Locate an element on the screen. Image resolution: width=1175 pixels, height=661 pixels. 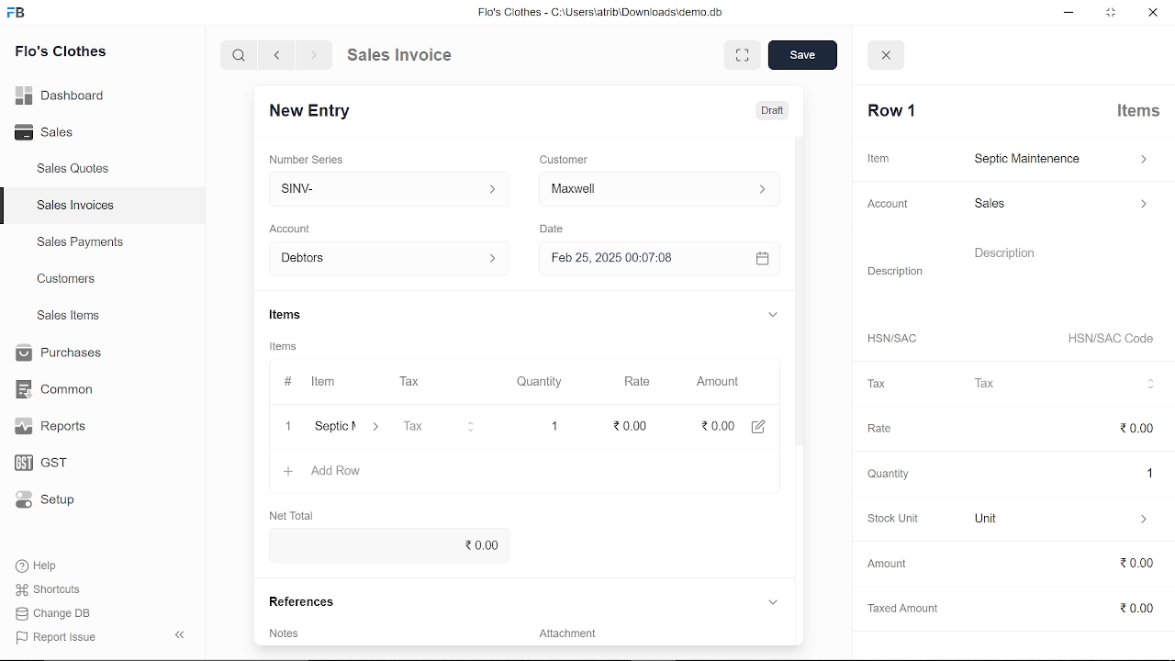
Customers is located at coordinates (68, 278).